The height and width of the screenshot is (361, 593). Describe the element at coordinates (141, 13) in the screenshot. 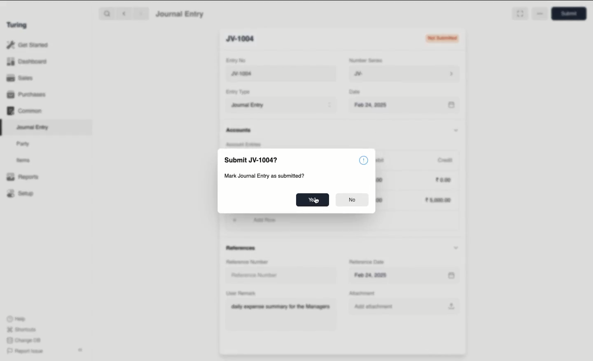

I see `Forward` at that location.